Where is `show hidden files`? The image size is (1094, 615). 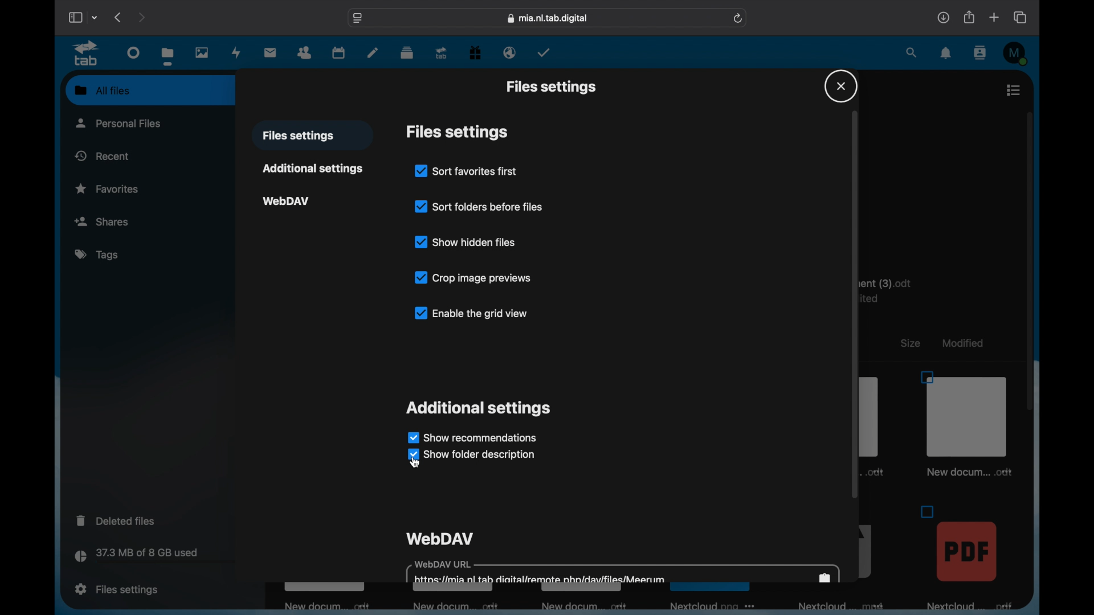
show hidden files is located at coordinates (465, 241).